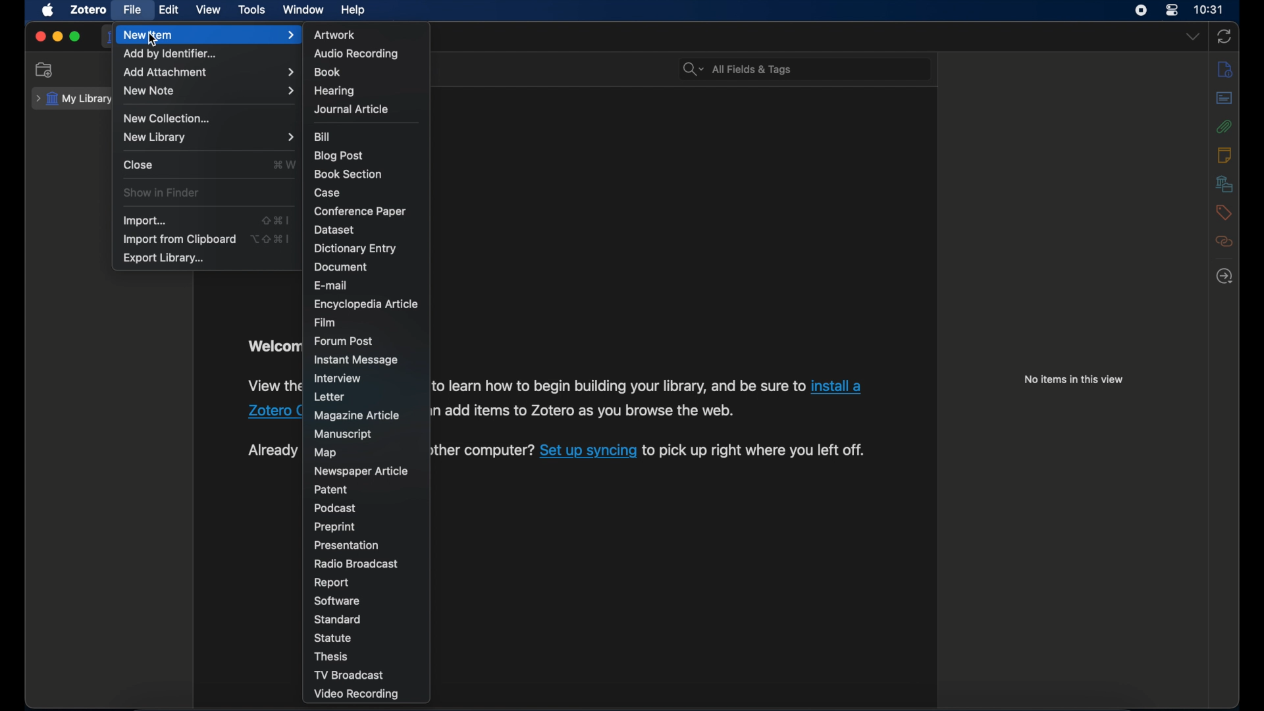  I want to click on forum post, so click(343, 340).